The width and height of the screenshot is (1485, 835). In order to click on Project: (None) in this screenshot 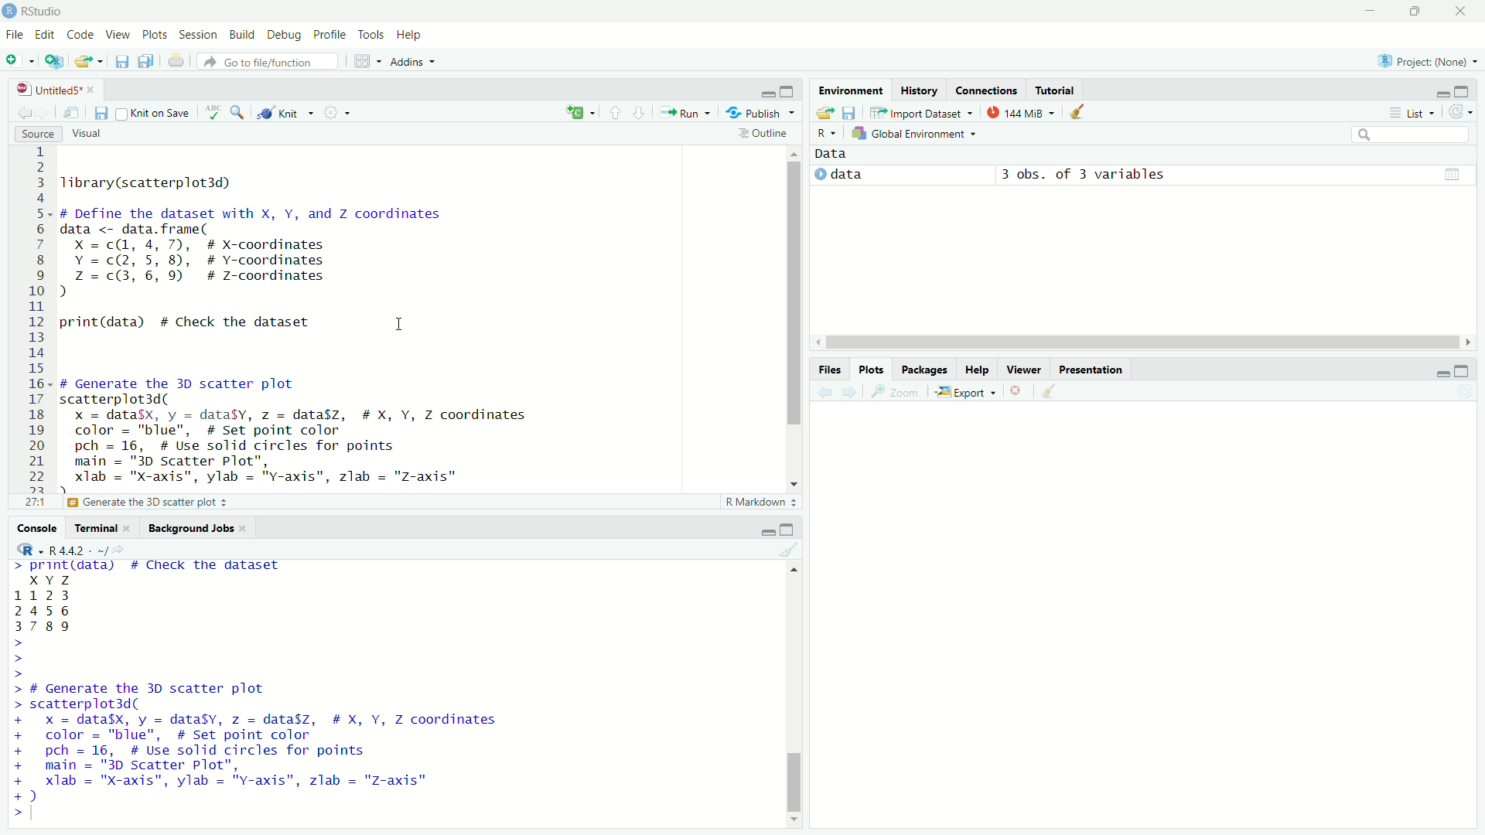, I will do `click(1428, 61)`.